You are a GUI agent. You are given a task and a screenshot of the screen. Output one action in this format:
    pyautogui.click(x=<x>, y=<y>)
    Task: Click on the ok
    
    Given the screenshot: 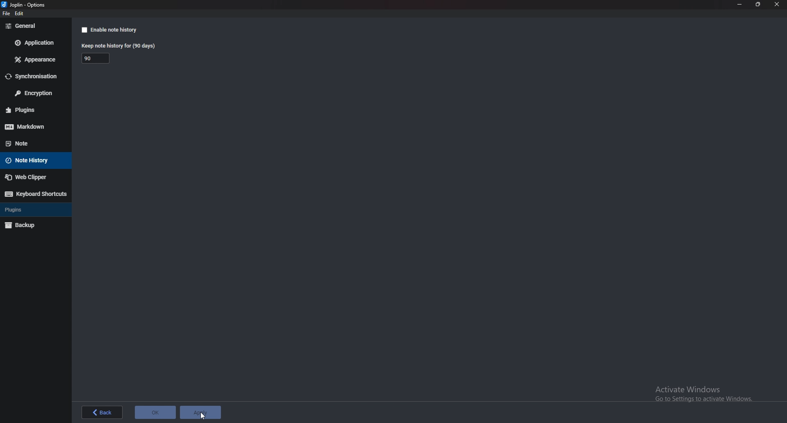 What is the action you would take?
    pyautogui.click(x=156, y=412)
    